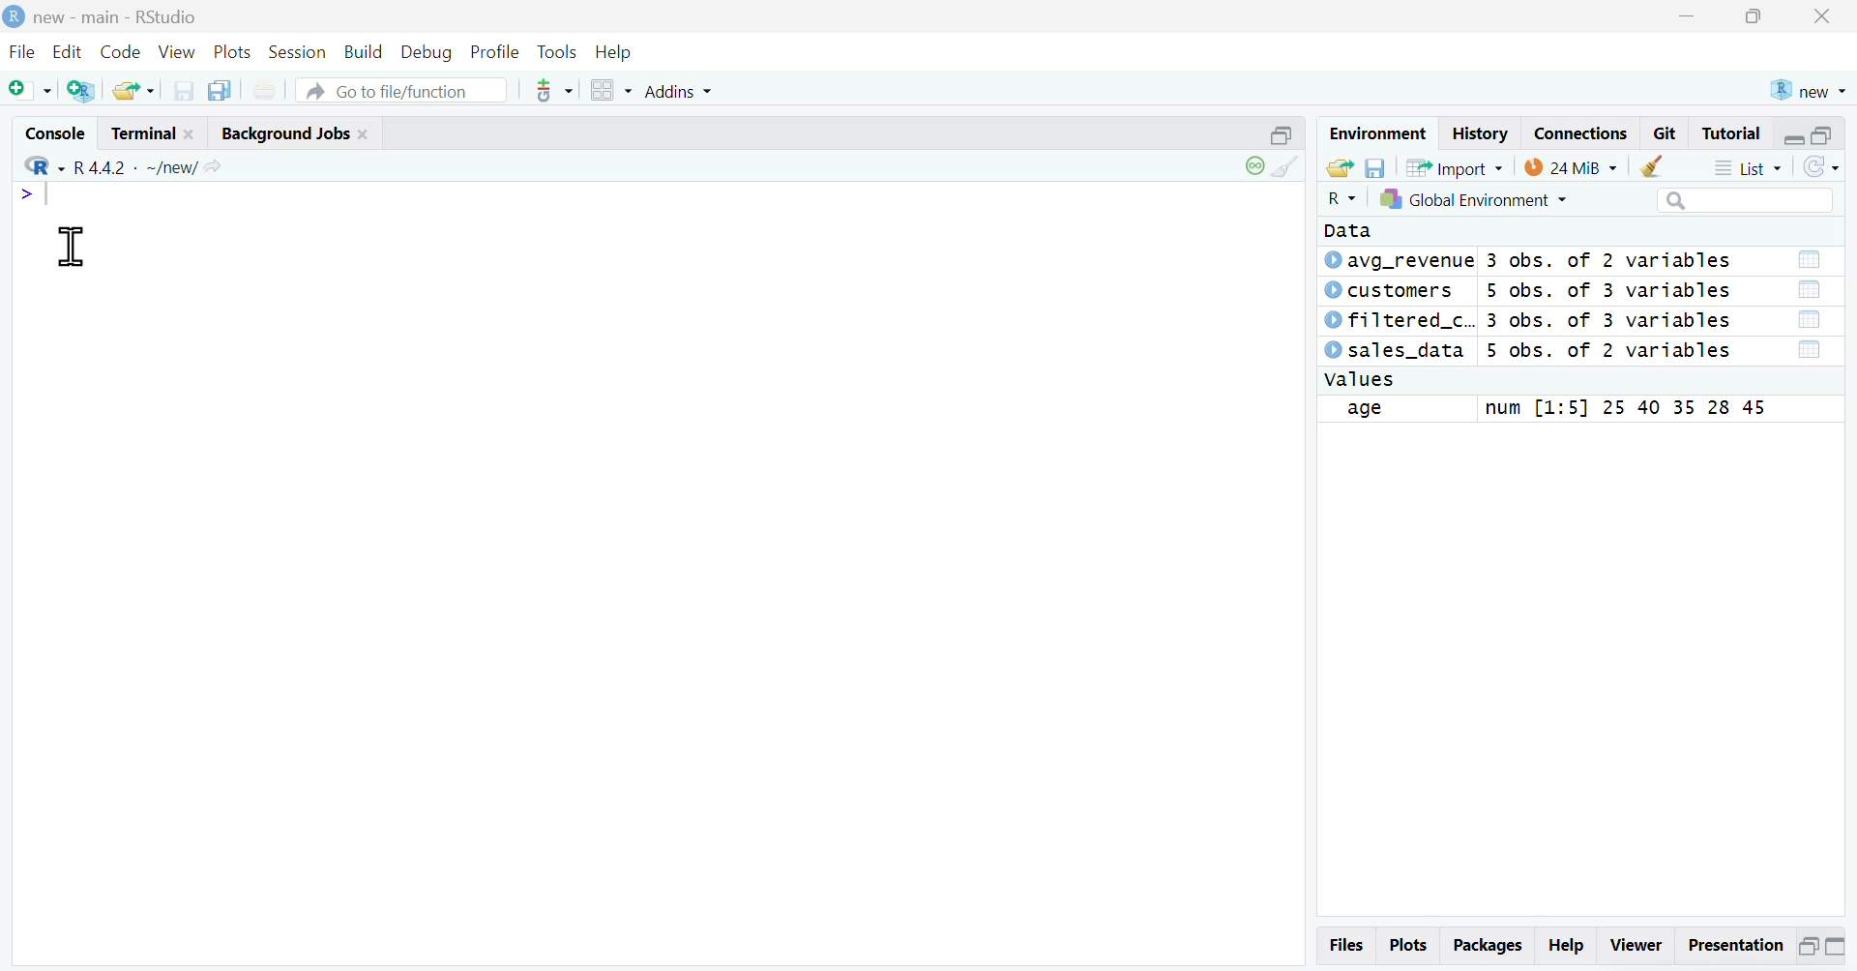 The width and height of the screenshot is (1857, 971). What do you see at coordinates (658, 486) in the screenshot?
I see `Console pane` at bounding box center [658, 486].